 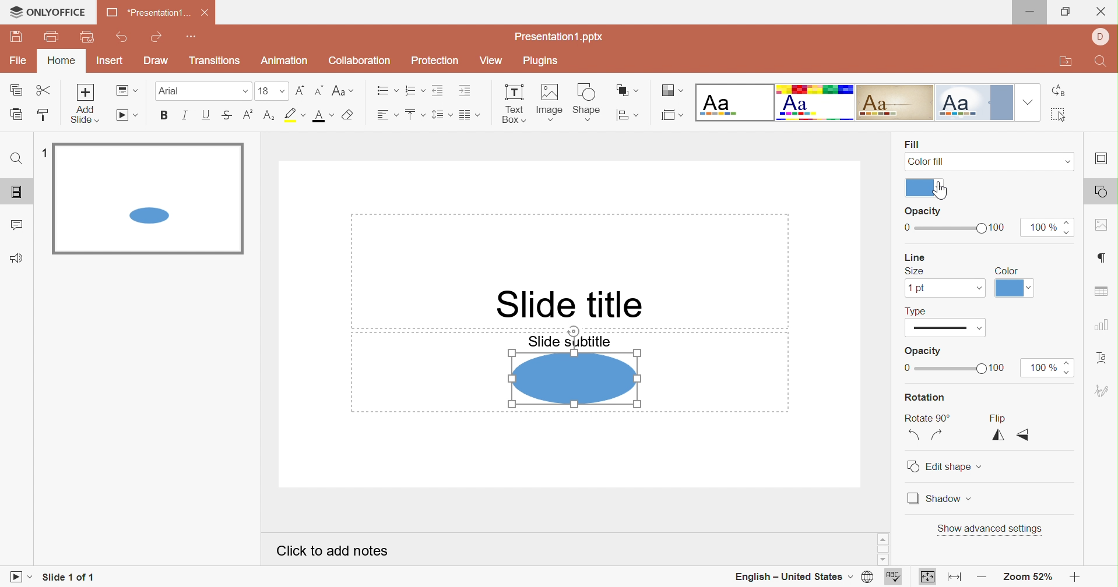 What do you see at coordinates (299, 89) in the screenshot?
I see `Increment font size` at bounding box center [299, 89].